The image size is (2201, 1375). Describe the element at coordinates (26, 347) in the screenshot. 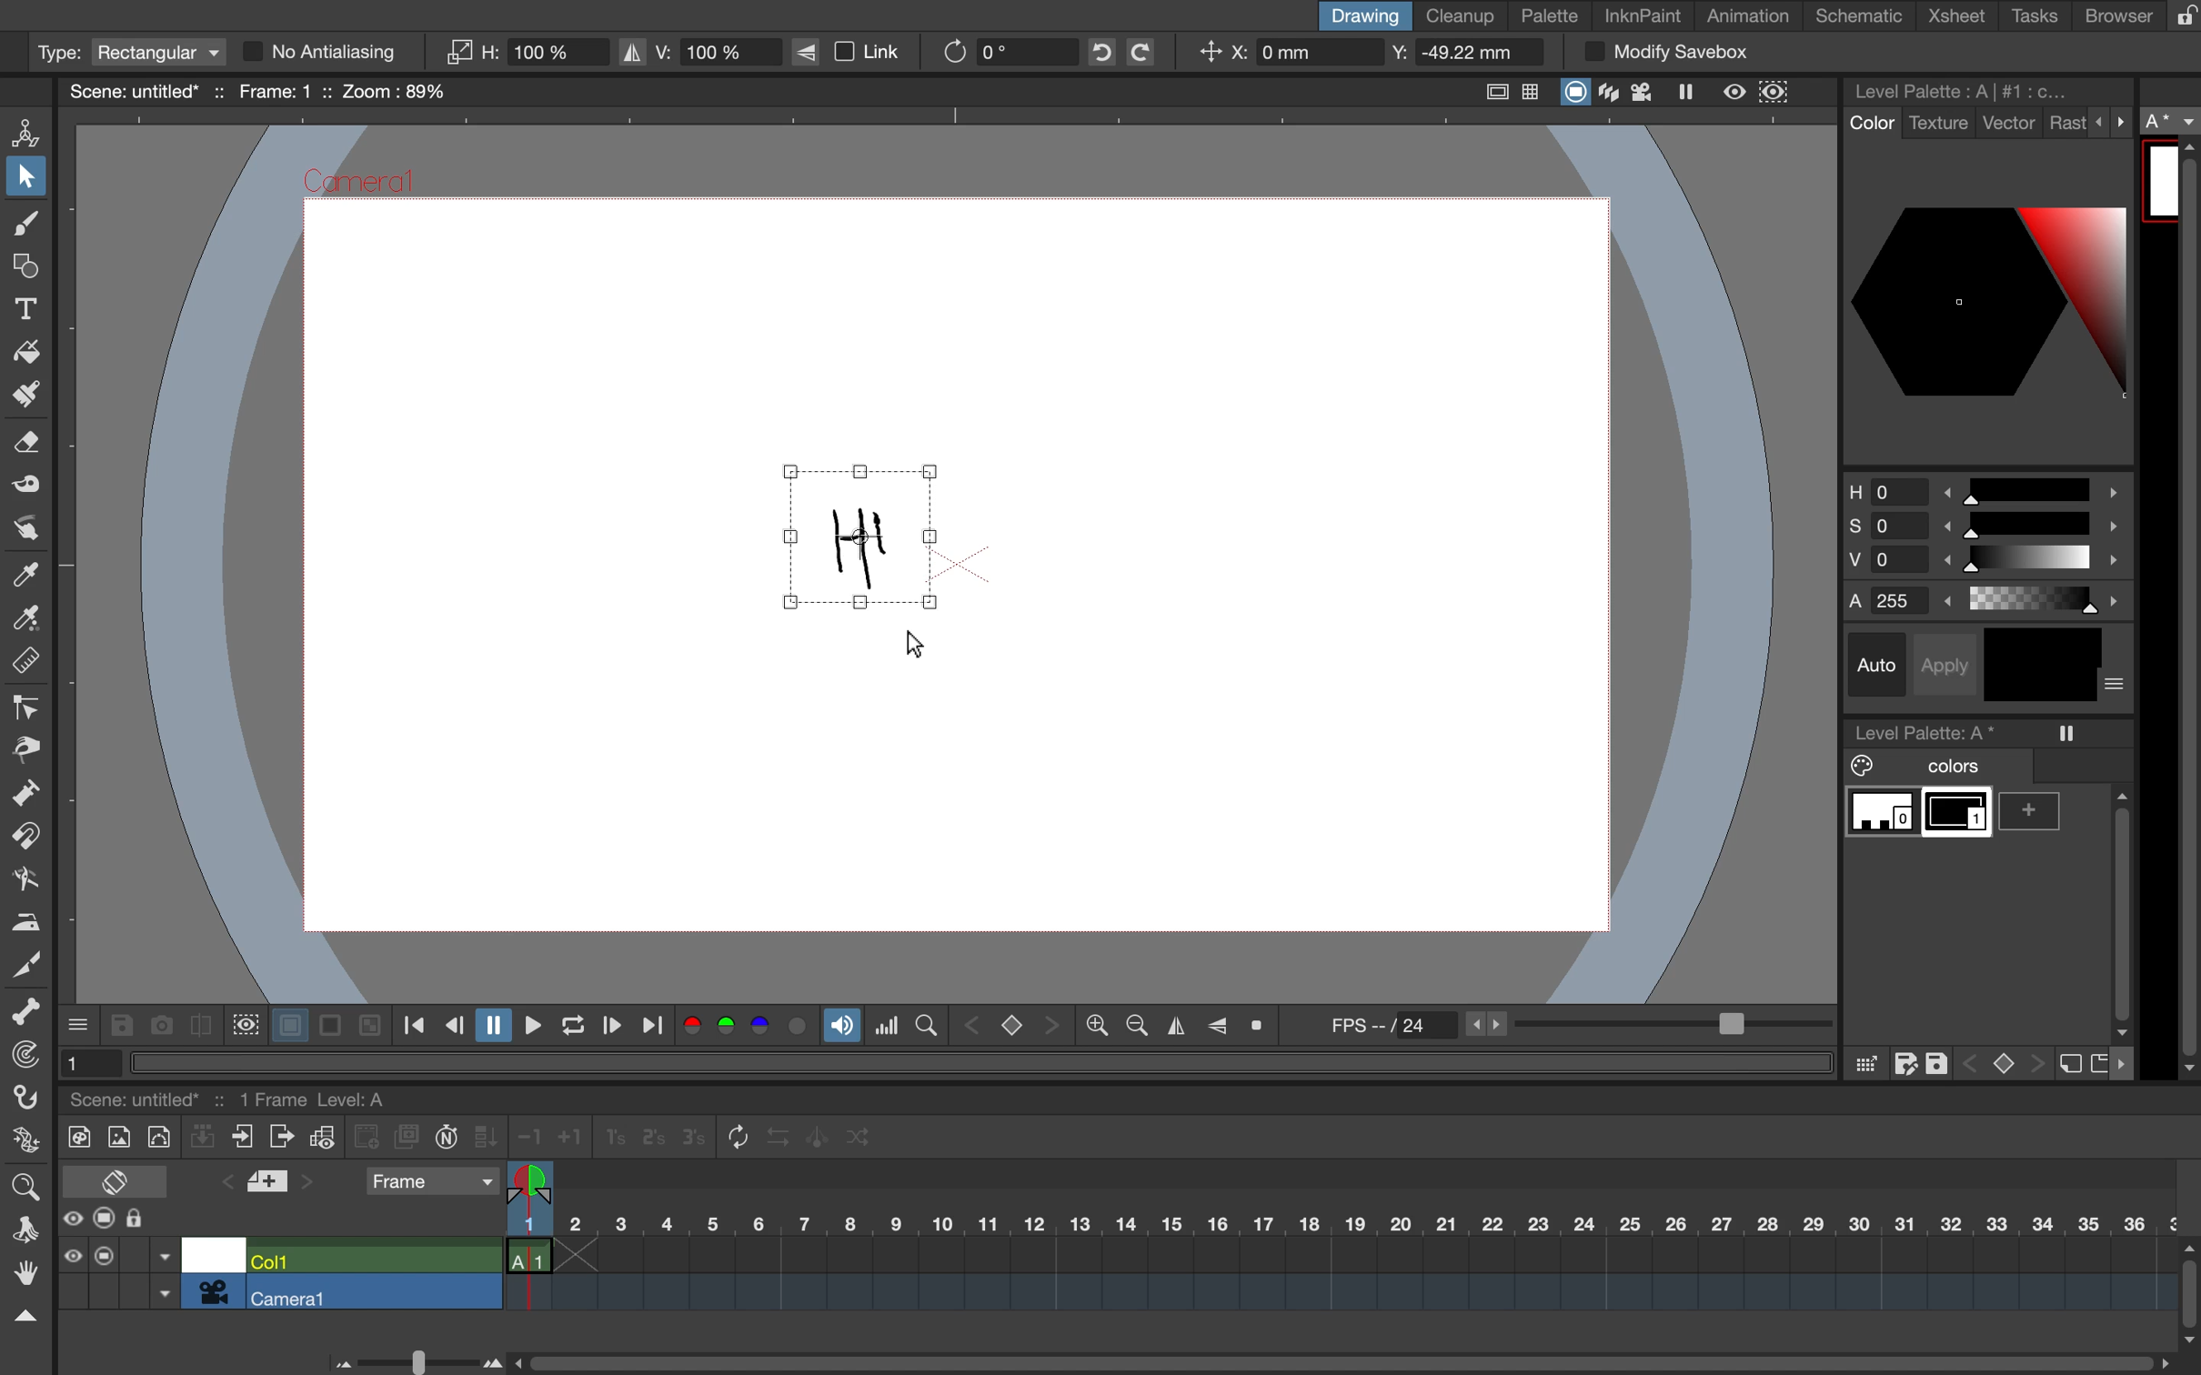

I see `fill tool` at that location.